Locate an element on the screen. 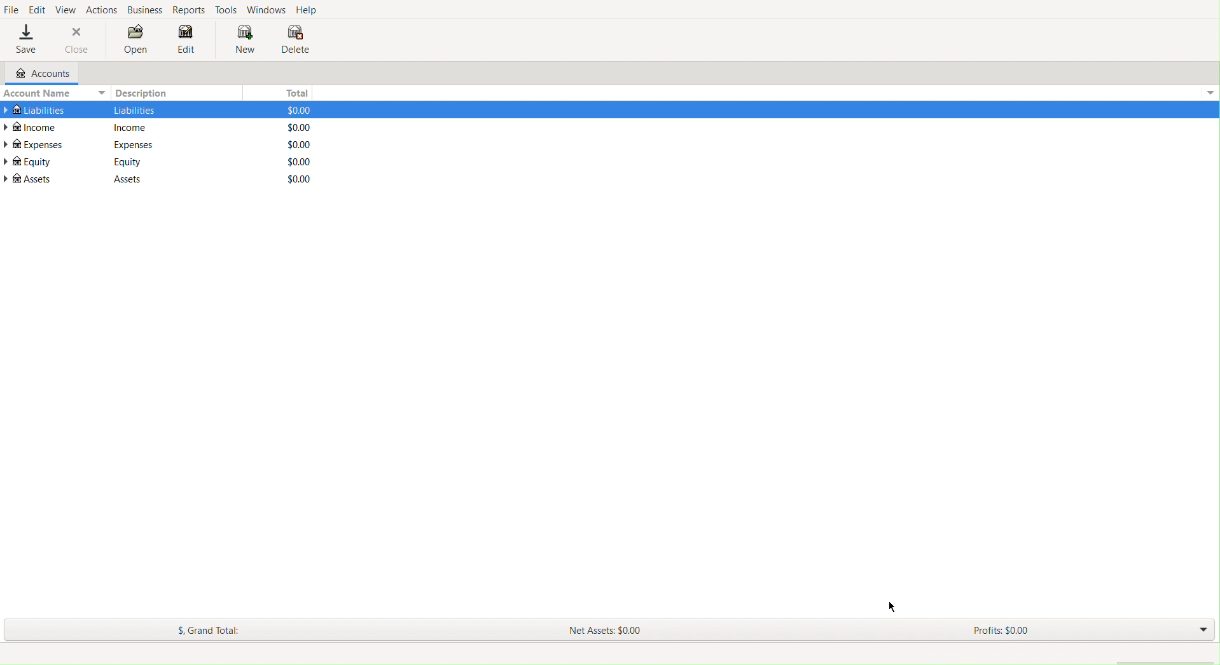 The height and width of the screenshot is (665, 1220). Expenses is located at coordinates (34, 144).